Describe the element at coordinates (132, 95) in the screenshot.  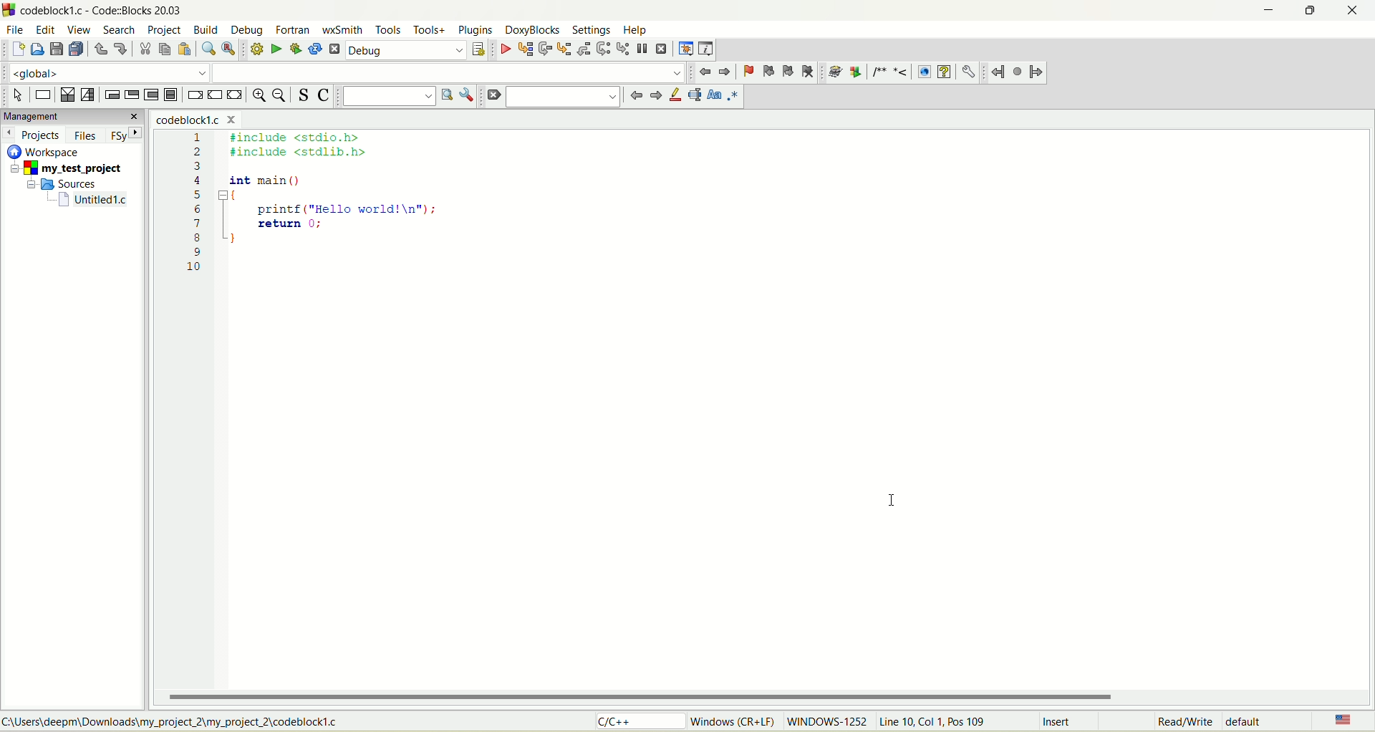
I see `exit condition loop` at that location.